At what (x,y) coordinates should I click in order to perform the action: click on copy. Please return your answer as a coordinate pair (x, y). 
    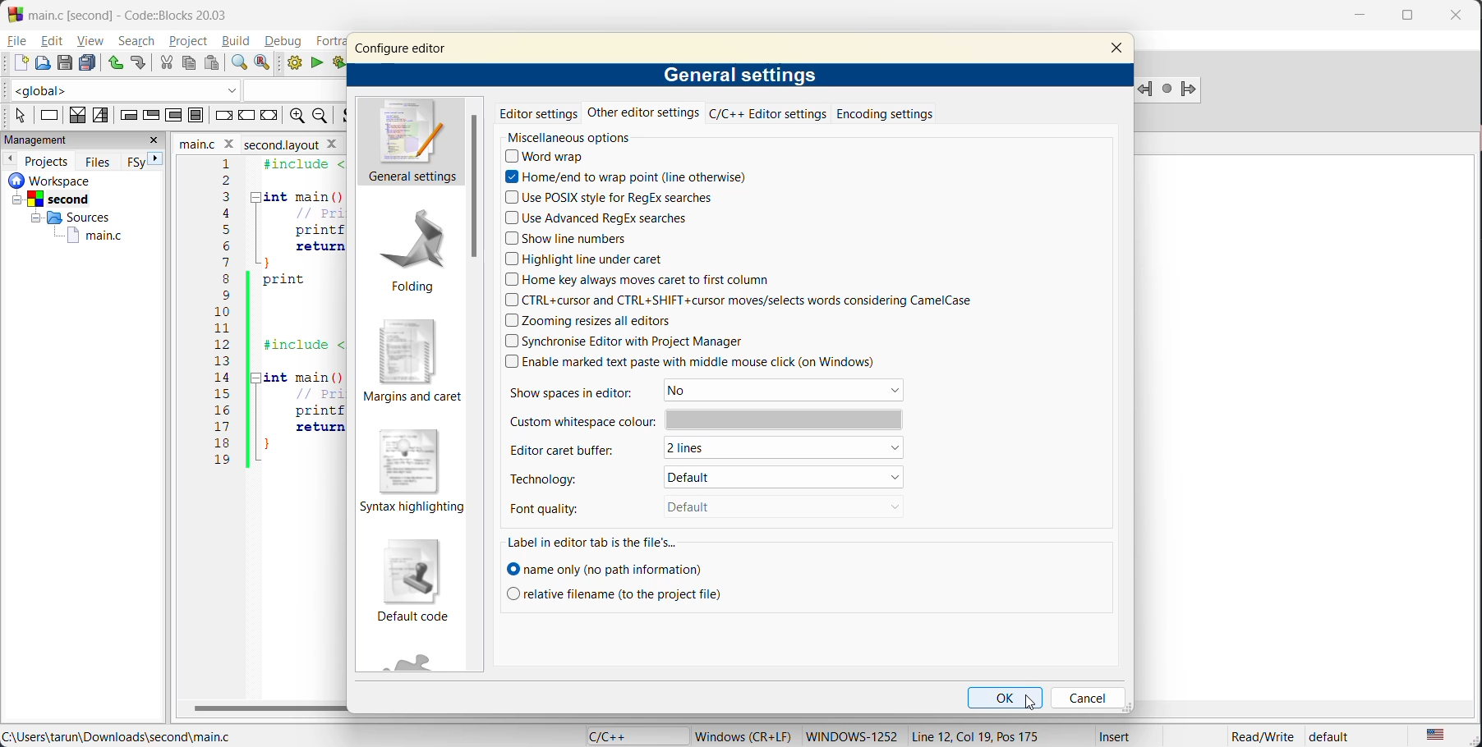
    Looking at the image, I should click on (187, 62).